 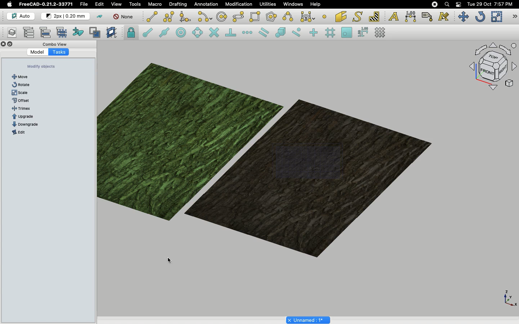 I want to click on Dimension, so click(x=411, y=17).